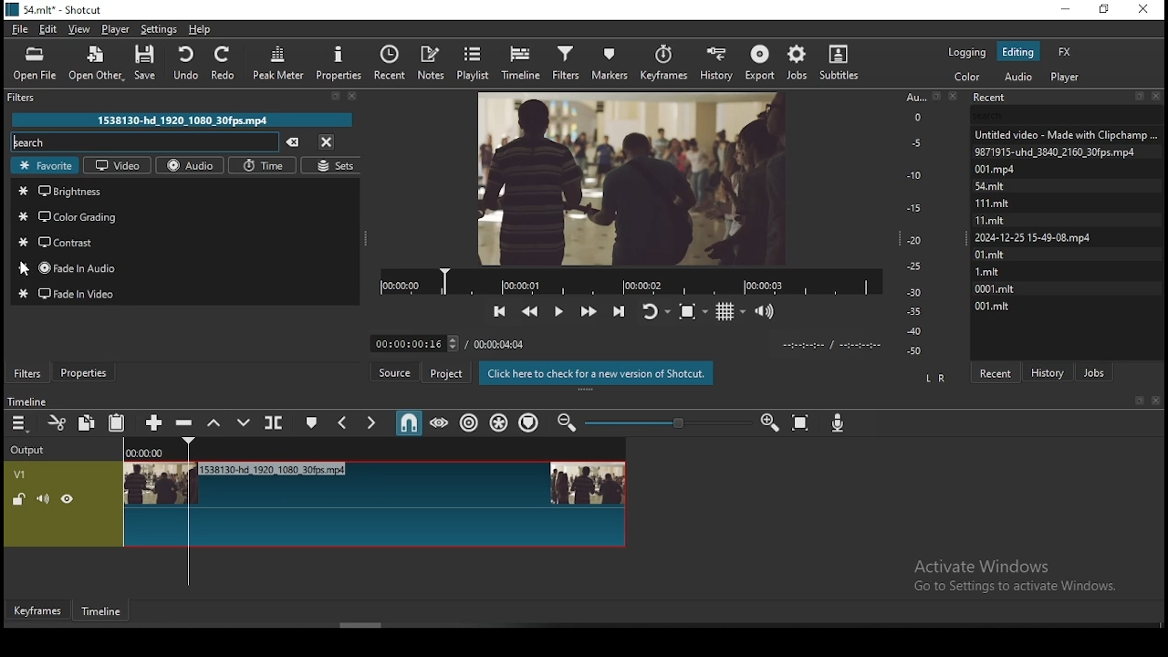  What do you see at coordinates (501, 423) in the screenshot?
I see `ripple all tracks` at bounding box center [501, 423].